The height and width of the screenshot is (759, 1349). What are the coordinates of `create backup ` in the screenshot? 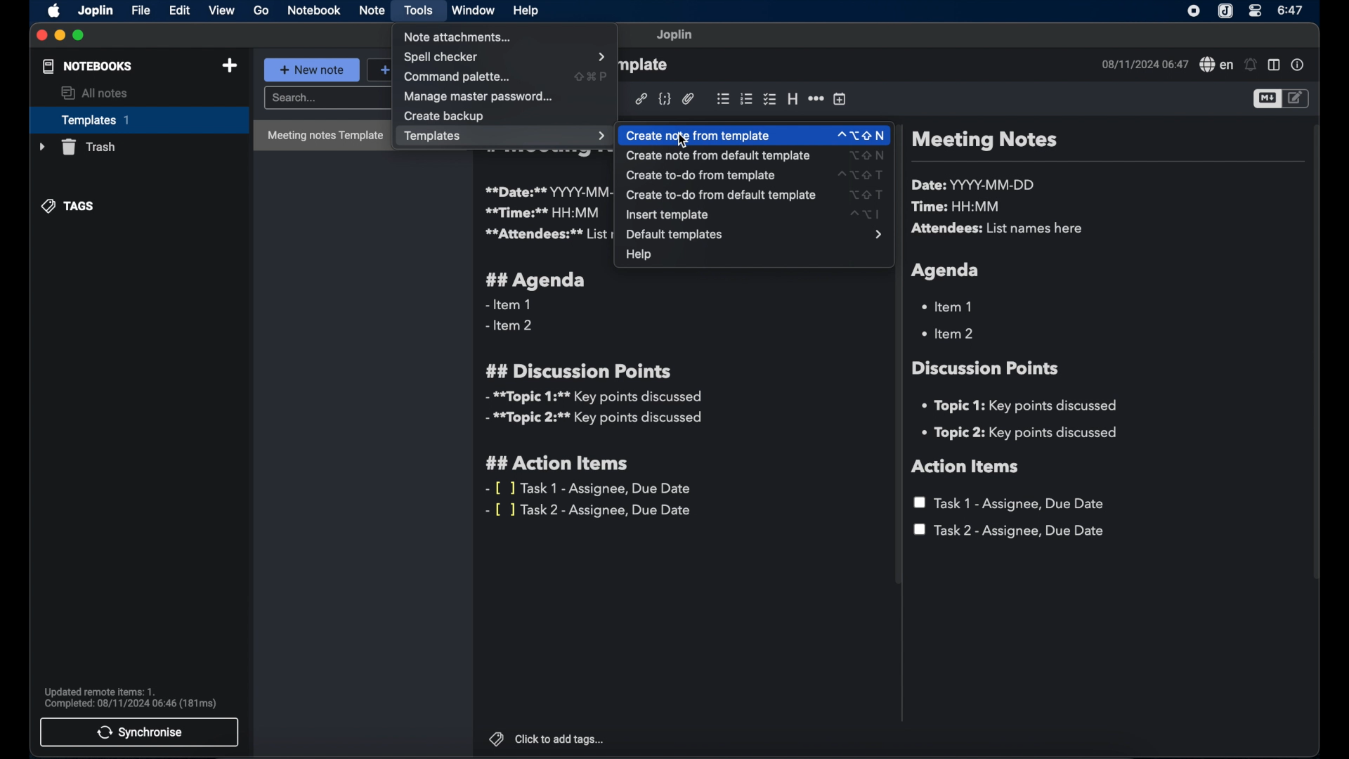 It's located at (444, 116).